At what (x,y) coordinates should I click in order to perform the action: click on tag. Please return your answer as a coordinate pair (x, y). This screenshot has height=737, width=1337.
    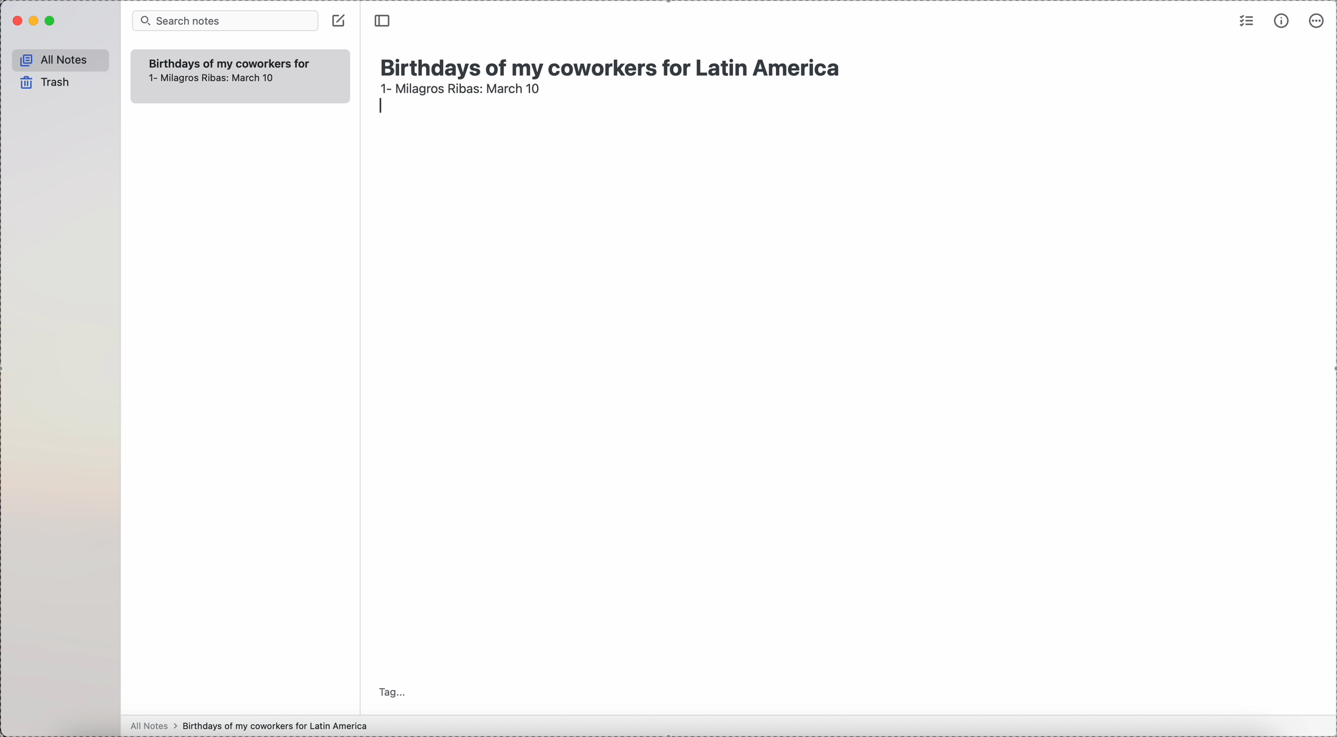
    Looking at the image, I should click on (393, 691).